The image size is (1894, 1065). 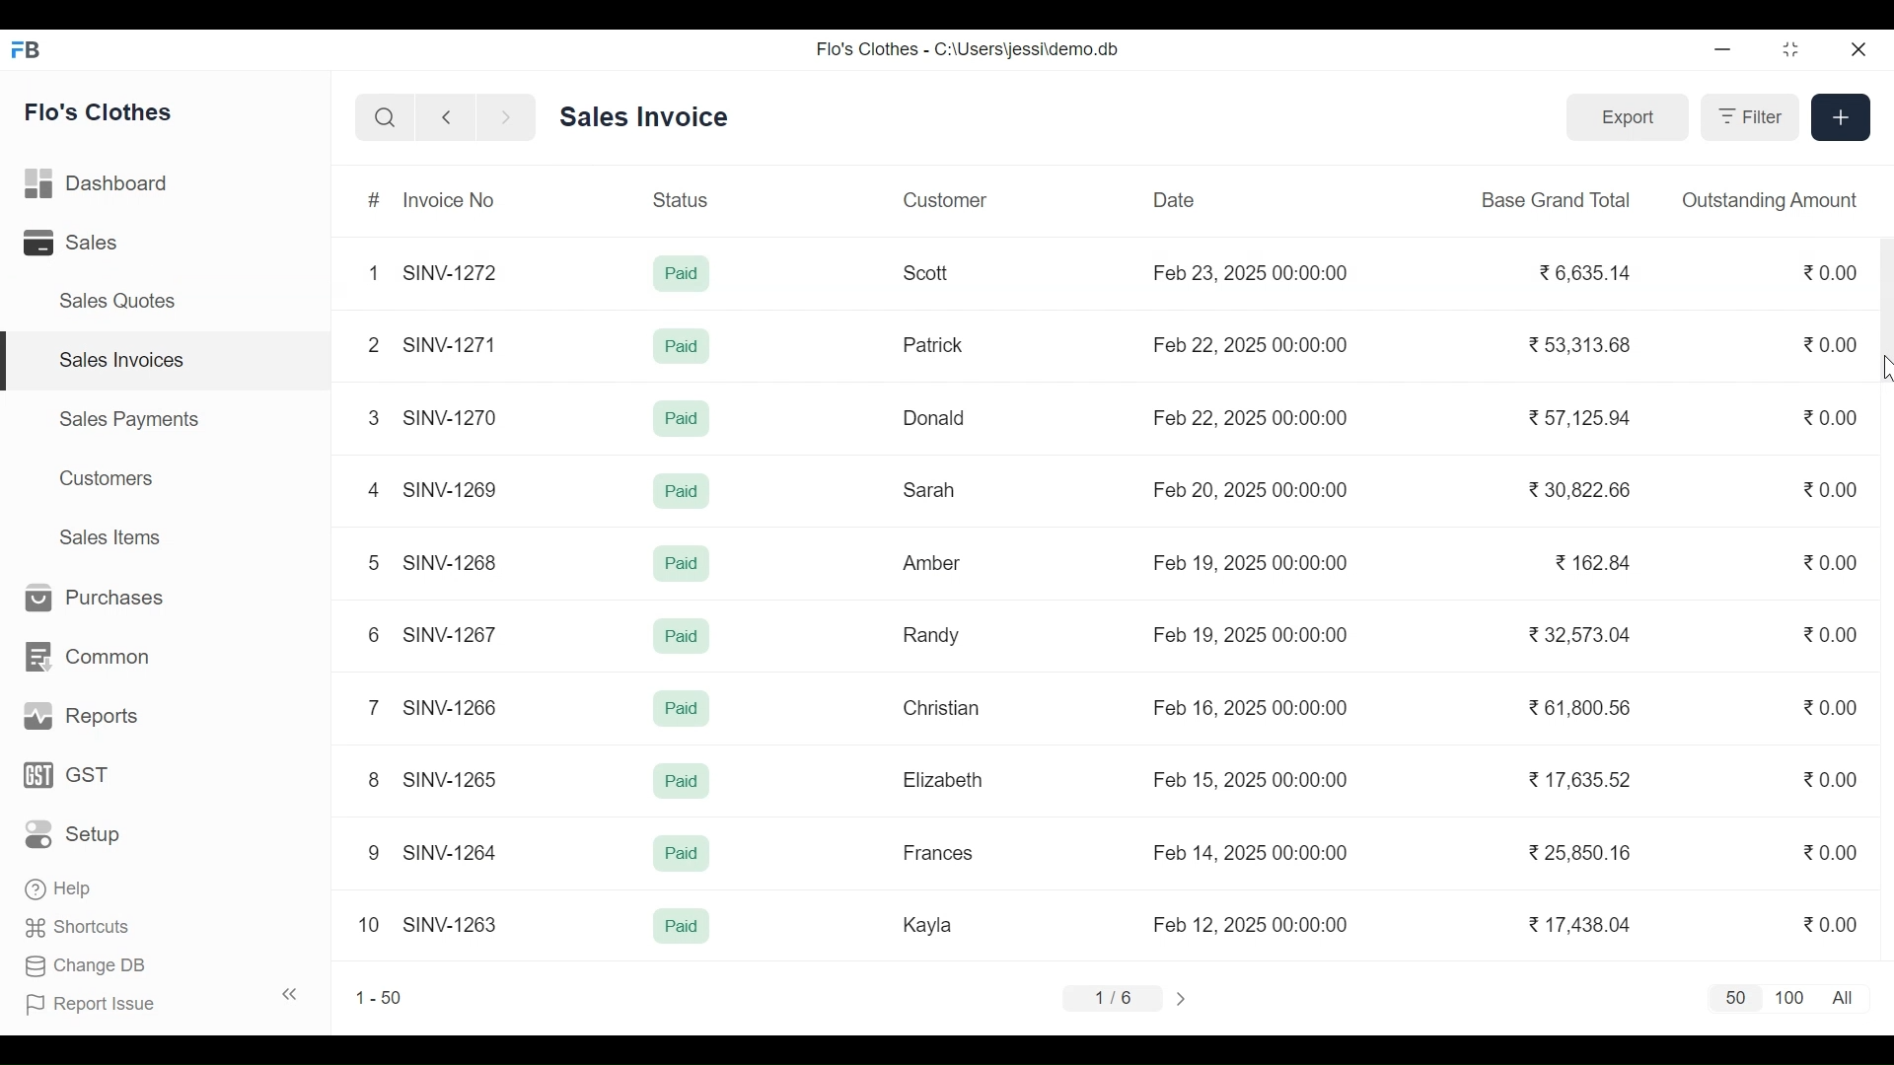 What do you see at coordinates (79, 833) in the screenshot?
I see `Setup` at bounding box center [79, 833].